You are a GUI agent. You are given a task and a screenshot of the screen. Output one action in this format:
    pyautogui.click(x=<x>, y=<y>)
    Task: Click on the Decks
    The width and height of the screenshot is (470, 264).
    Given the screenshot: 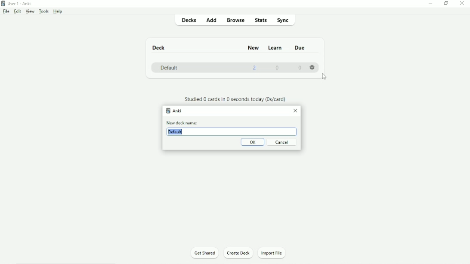 What is the action you would take?
    pyautogui.click(x=188, y=21)
    